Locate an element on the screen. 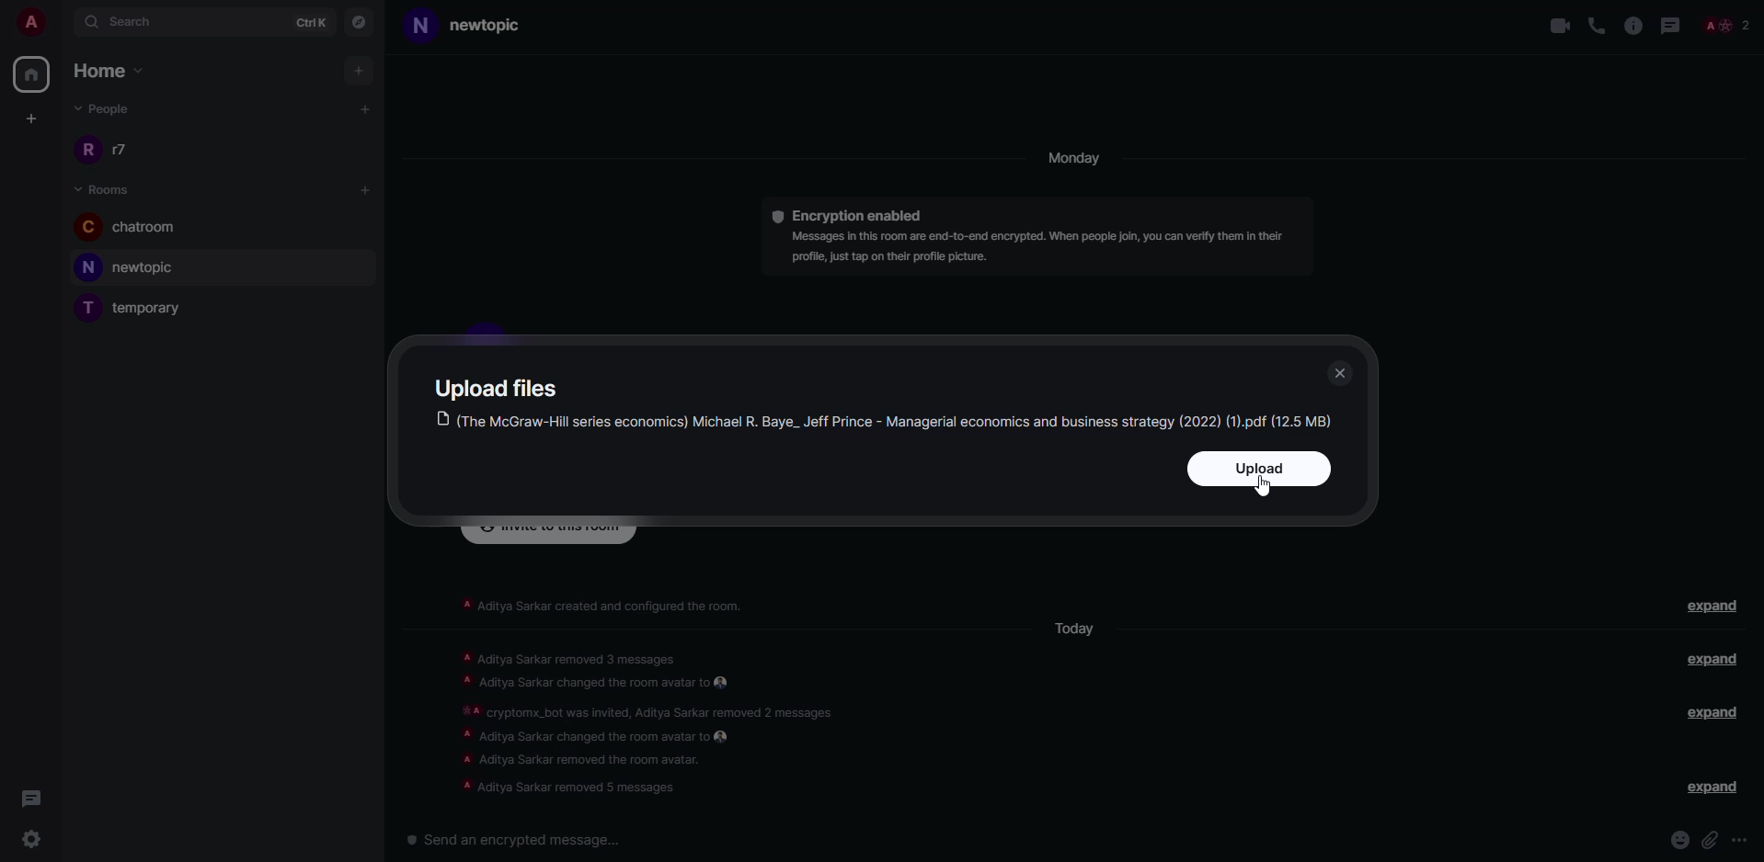 This screenshot has height=862, width=1764. video call is located at coordinates (1554, 26).